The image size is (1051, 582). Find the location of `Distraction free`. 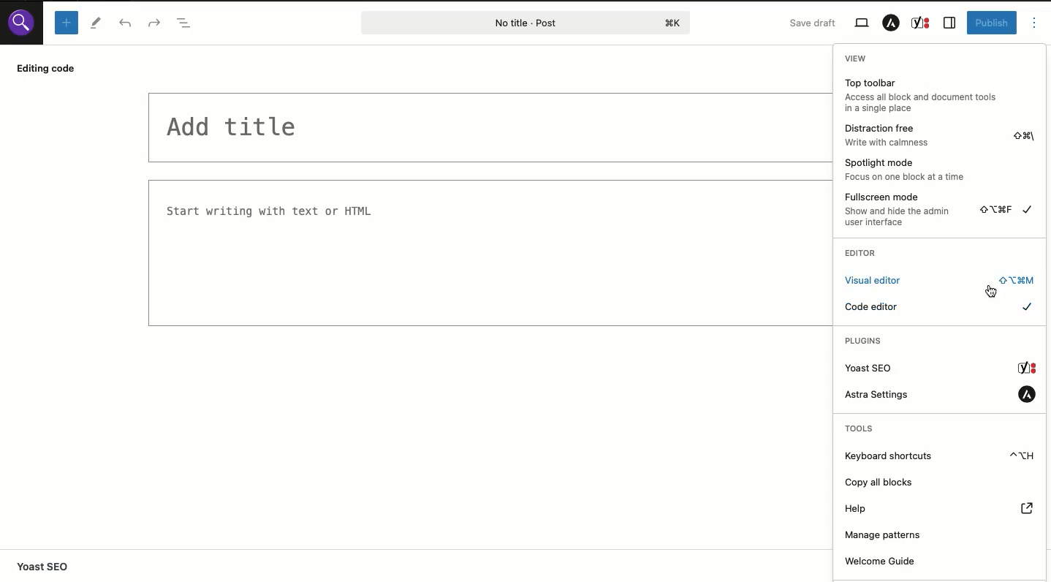

Distraction free is located at coordinates (942, 135).